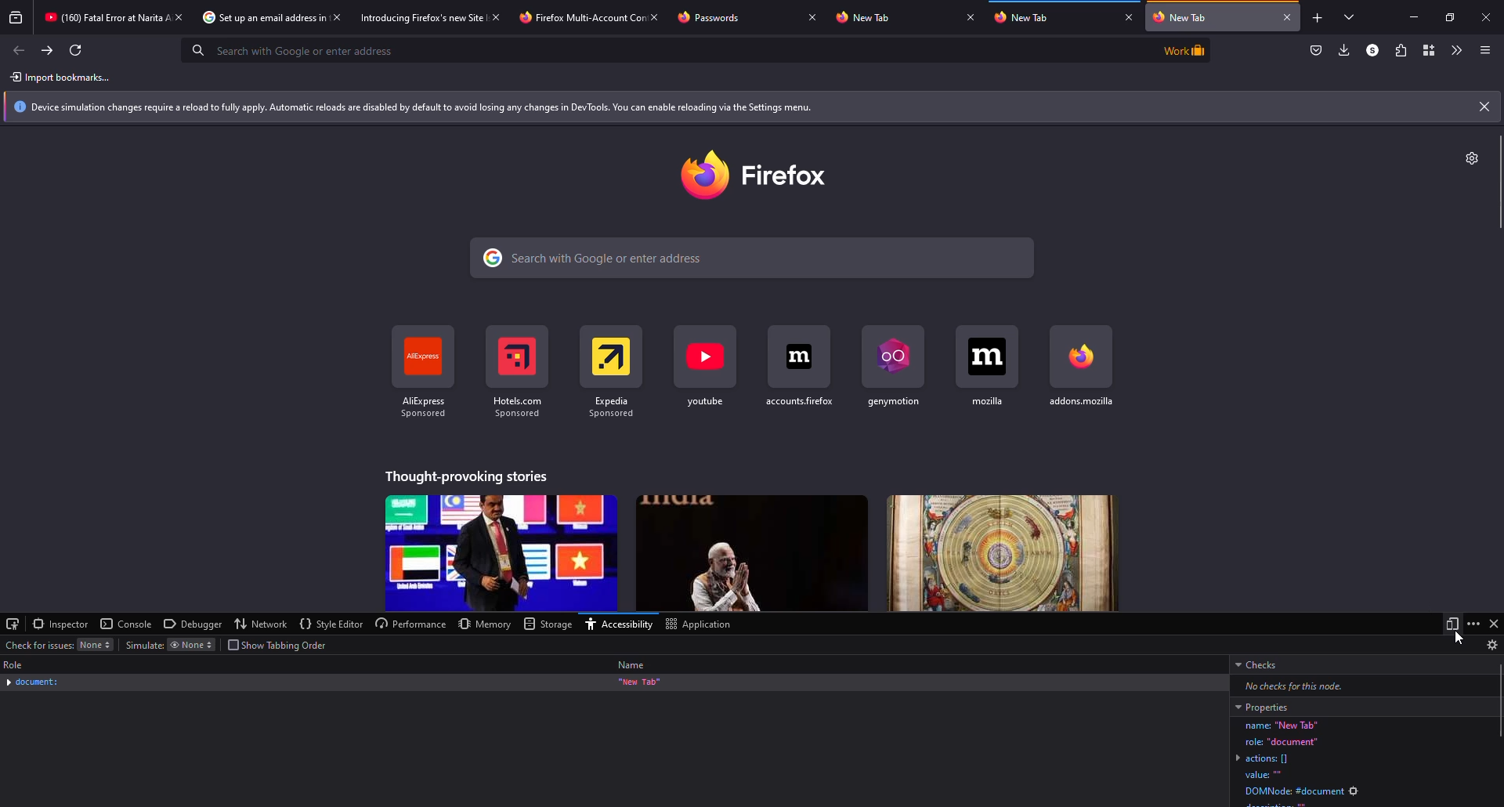 This screenshot has width=1504, height=807. I want to click on Firefox name and logo, so click(754, 176).